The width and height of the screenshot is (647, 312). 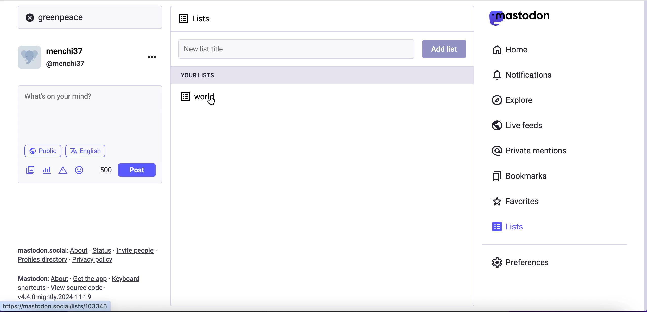 What do you see at coordinates (64, 18) in the screenshot?
I see `greenpeace` at bounding box center [64, 18].